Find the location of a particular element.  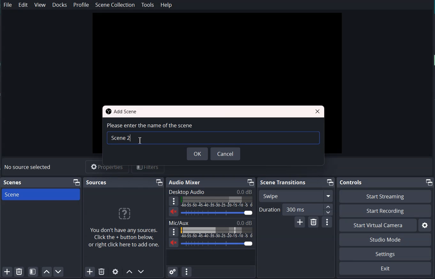

Scene collection is located at coordinates (115, 5).